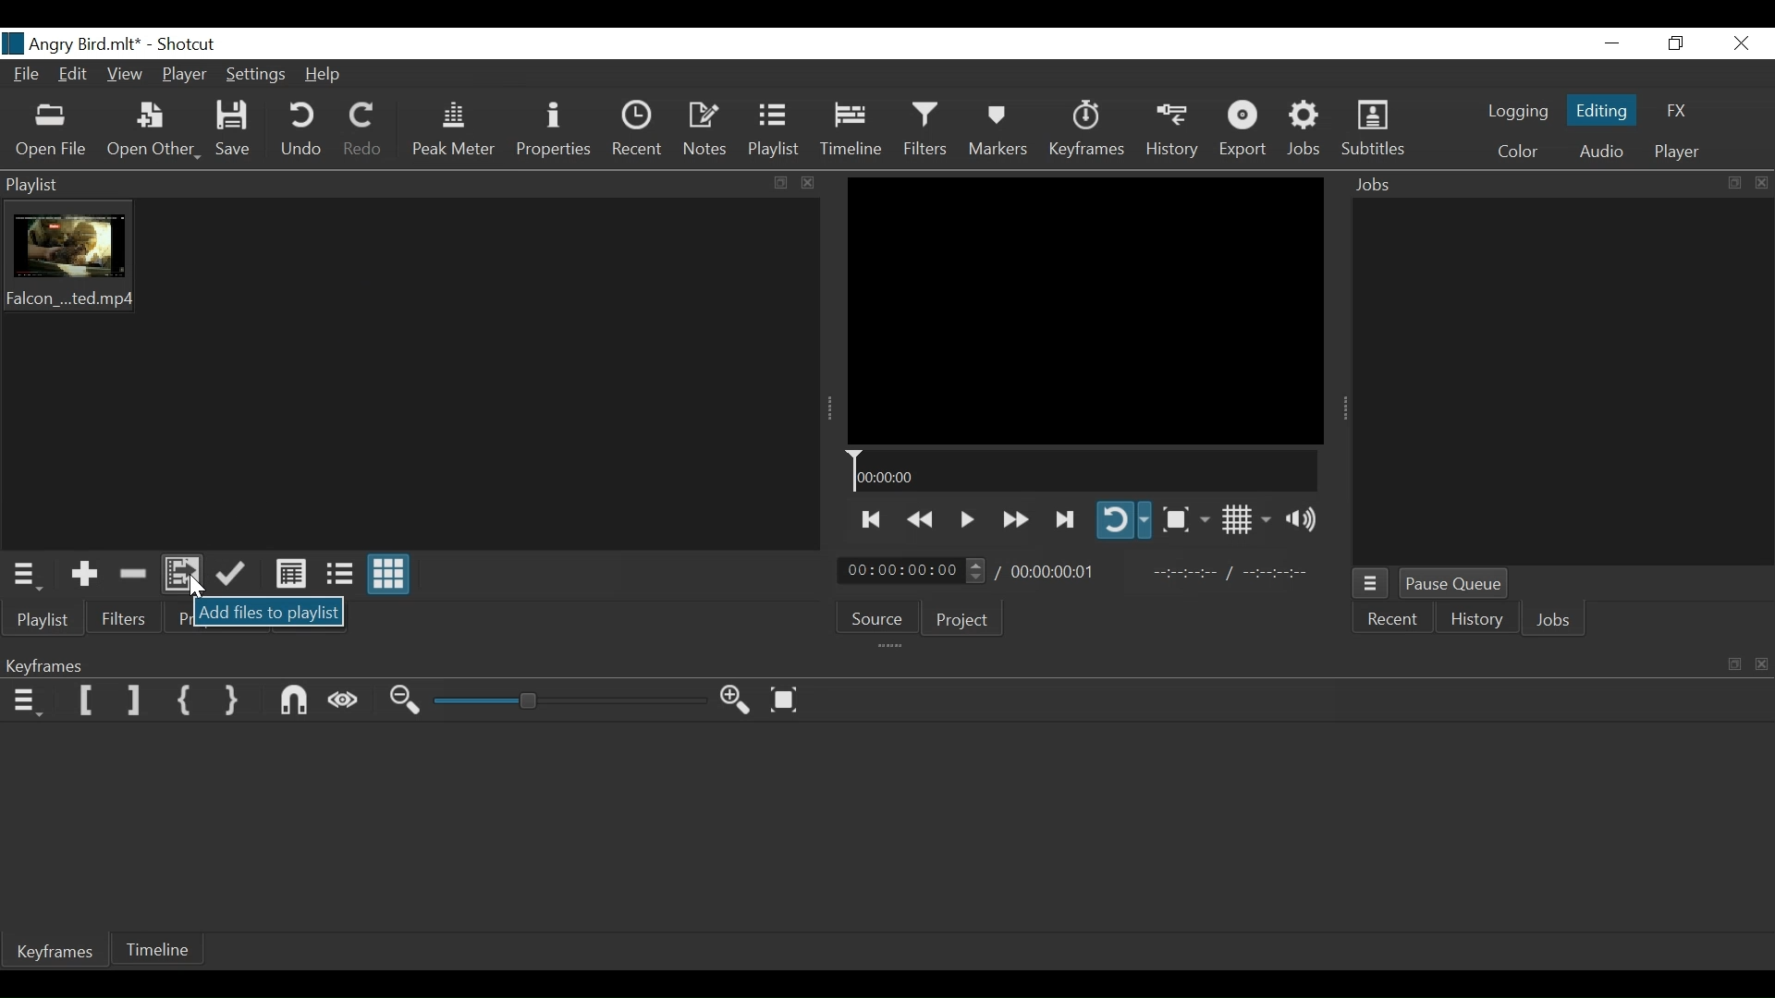 The width and height of the screenshot is (1775, 998). Describe the element at coordinates (180, 575) in the screenshot. I see `Add files to Playlist` at that location.